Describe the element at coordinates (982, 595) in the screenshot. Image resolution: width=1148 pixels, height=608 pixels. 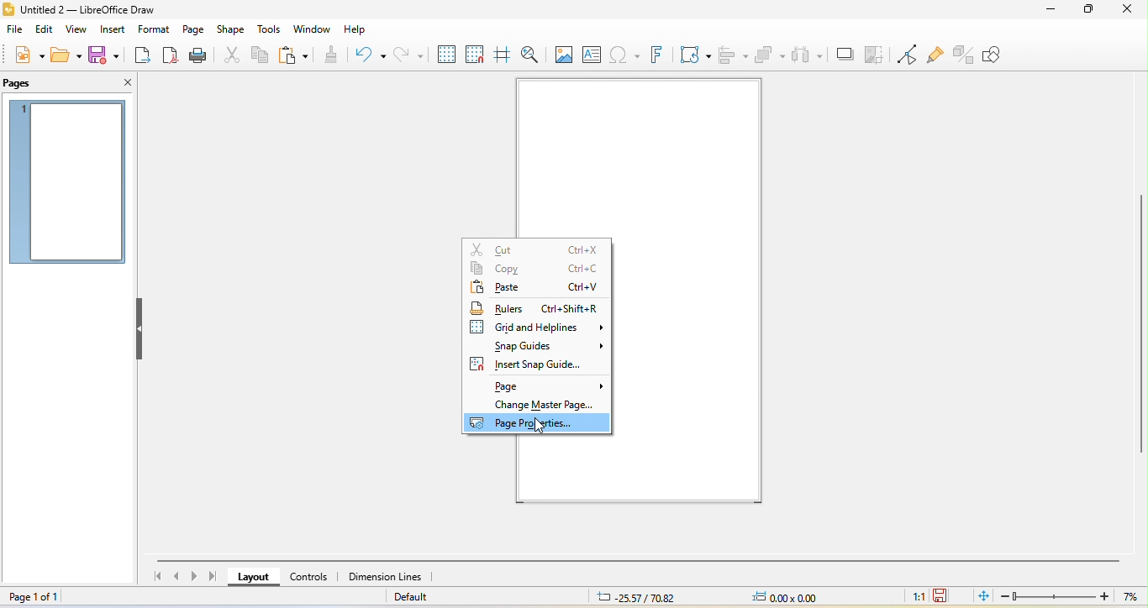
I see `fit page to current window` at that location.